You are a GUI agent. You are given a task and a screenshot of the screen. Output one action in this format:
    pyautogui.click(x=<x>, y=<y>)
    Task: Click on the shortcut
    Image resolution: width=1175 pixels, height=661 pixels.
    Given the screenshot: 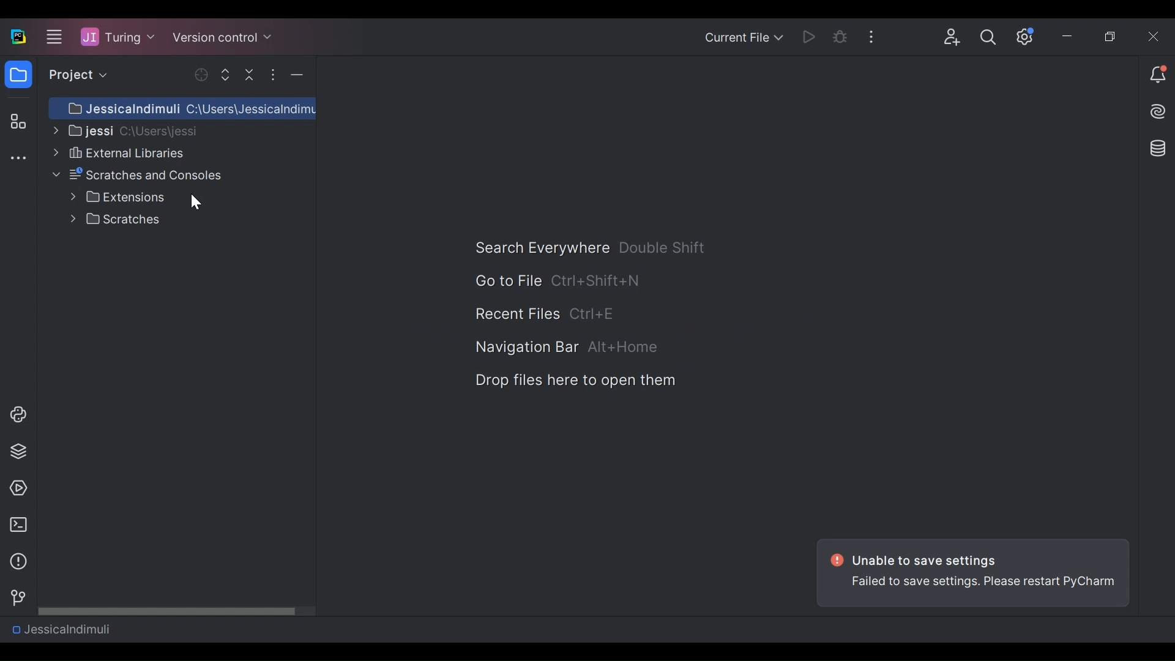 What is the action you would take?
    pyautogui.click(x=663, y=247)
    